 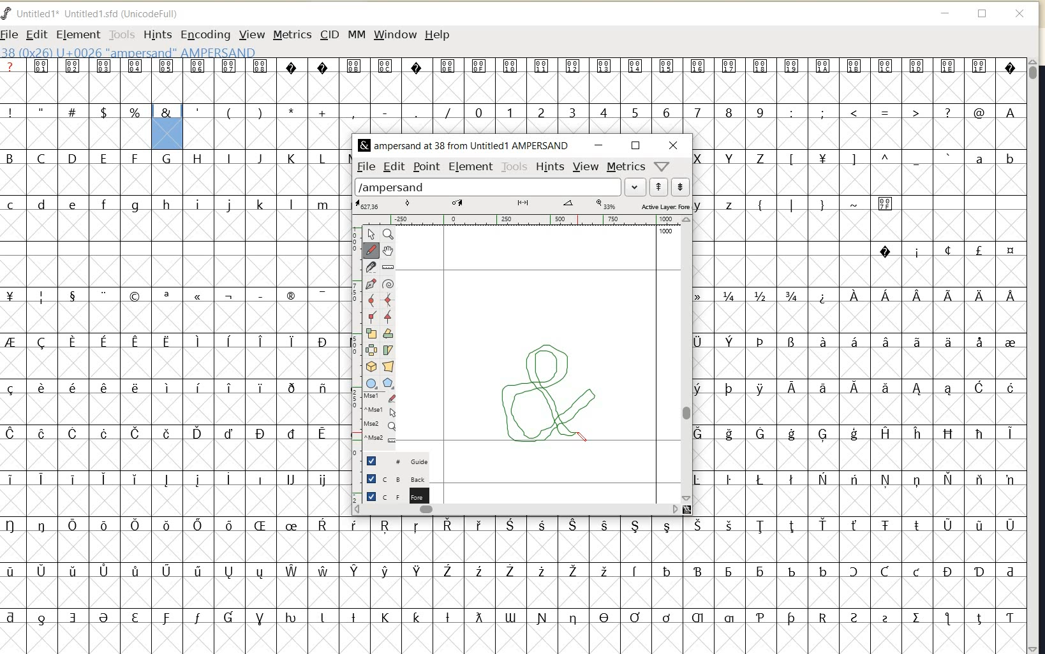 I want to click on ELEMENT, so click(x=470, y=168).